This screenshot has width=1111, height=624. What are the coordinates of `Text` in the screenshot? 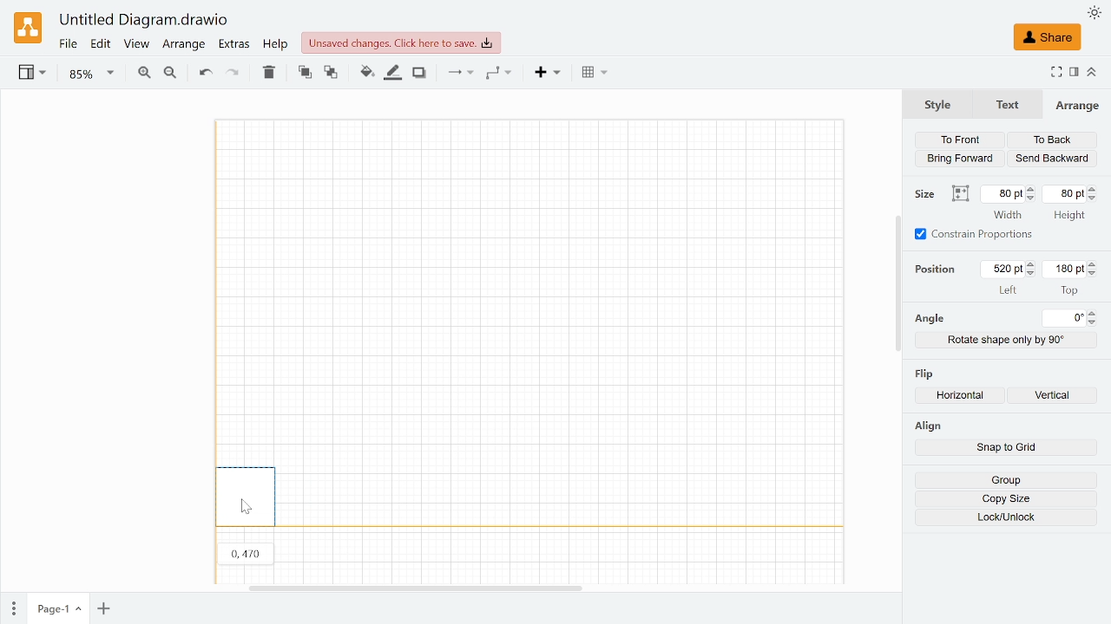 It's located at (1004, 105).